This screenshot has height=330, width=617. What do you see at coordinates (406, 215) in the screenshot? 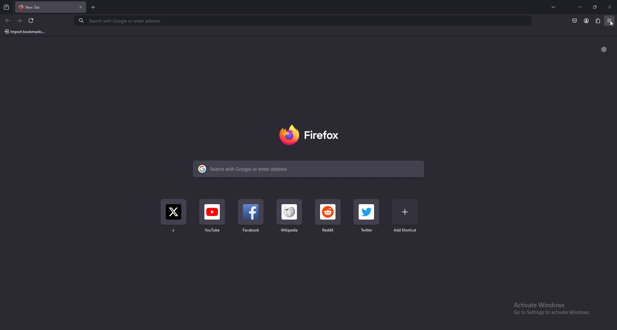
I see `add bookmark` at bounding box center [406, 215].